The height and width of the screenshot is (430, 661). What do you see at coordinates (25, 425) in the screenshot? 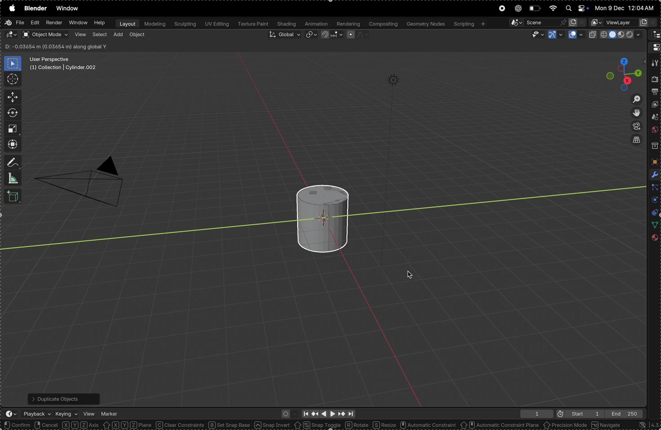
I see `select toggle` at bounding box center [25, 425].